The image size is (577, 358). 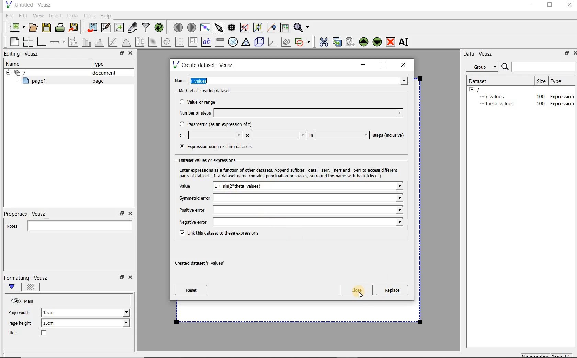 What do you see at coordinates (211, 261) in the screenshot?
I see `| Created dataset ‘theta_values"` at bounding box center [211, 261].